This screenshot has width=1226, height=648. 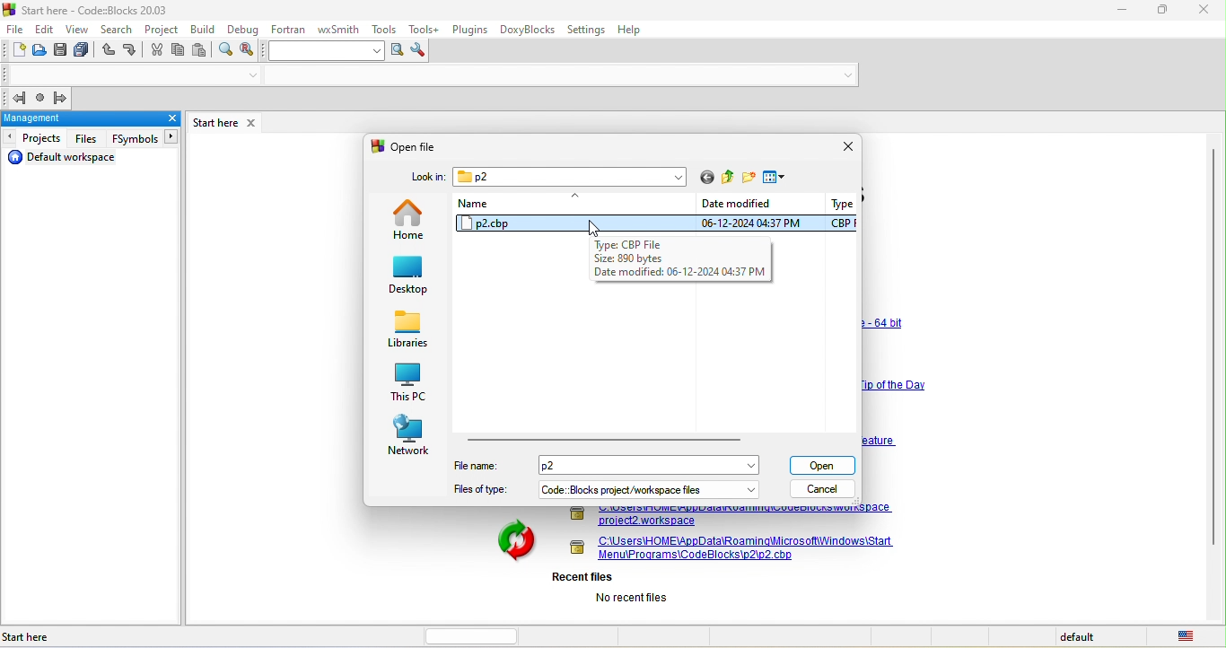 What do you see at coordinates (413, 278) in the screenshot?
I see `desktop` at bounding box center [413, 278].